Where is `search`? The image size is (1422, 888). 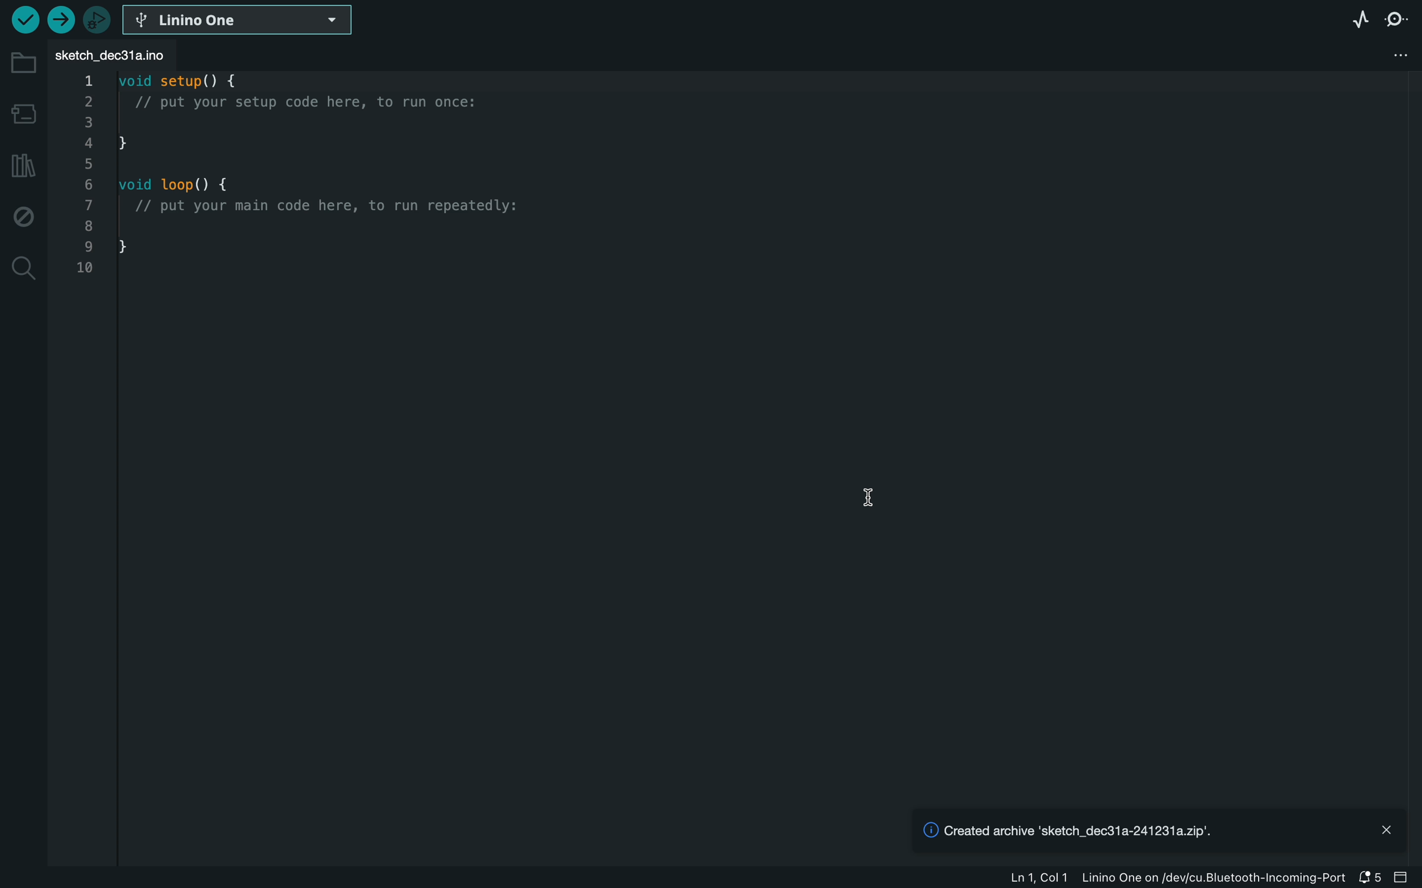
search is located at coordinates (24, 268).